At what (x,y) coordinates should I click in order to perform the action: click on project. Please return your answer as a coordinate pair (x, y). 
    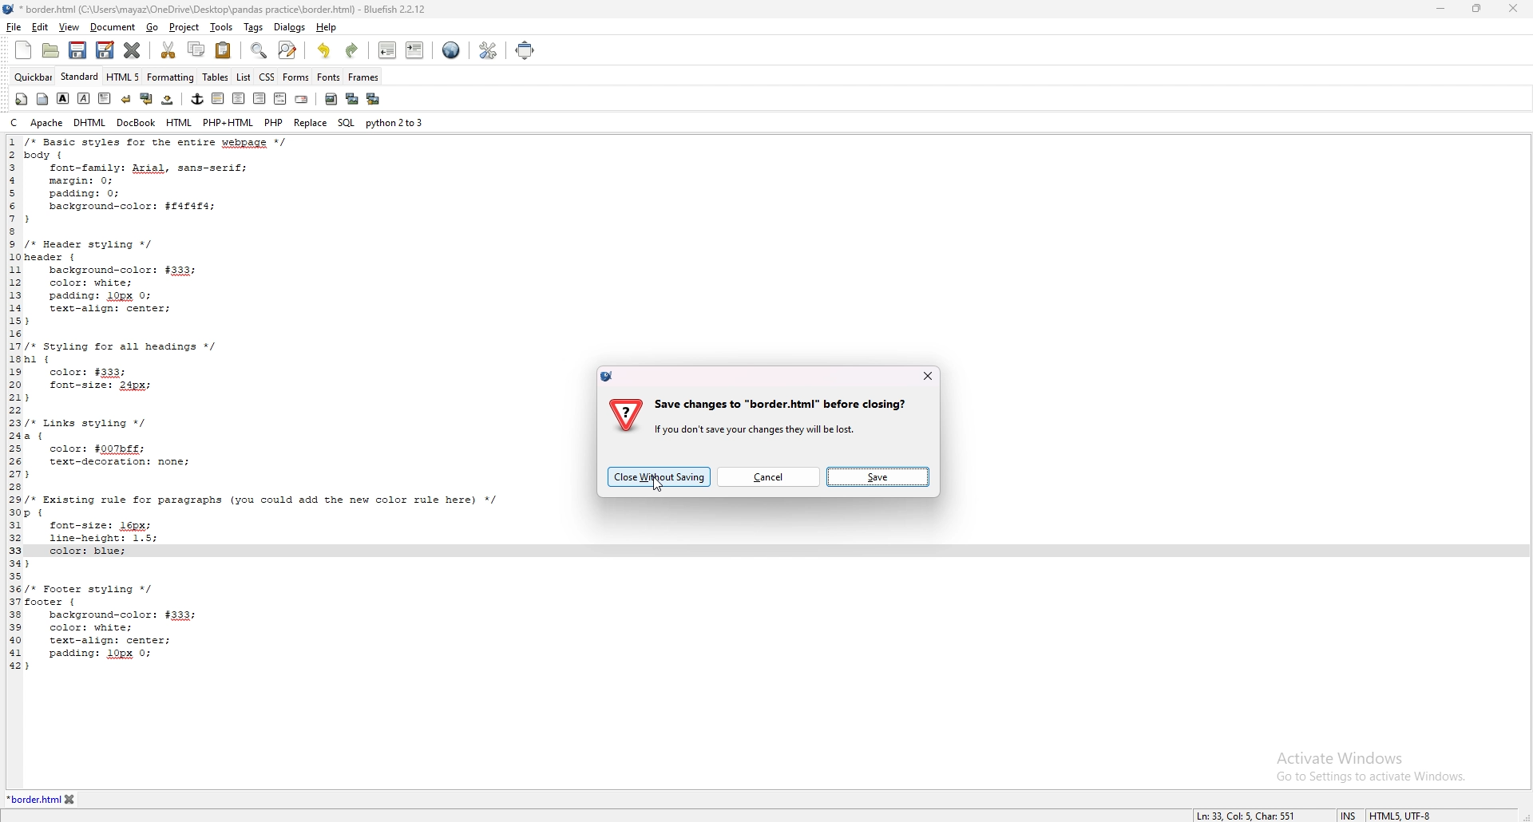
    Looking at the image, I should click on (185, 27).